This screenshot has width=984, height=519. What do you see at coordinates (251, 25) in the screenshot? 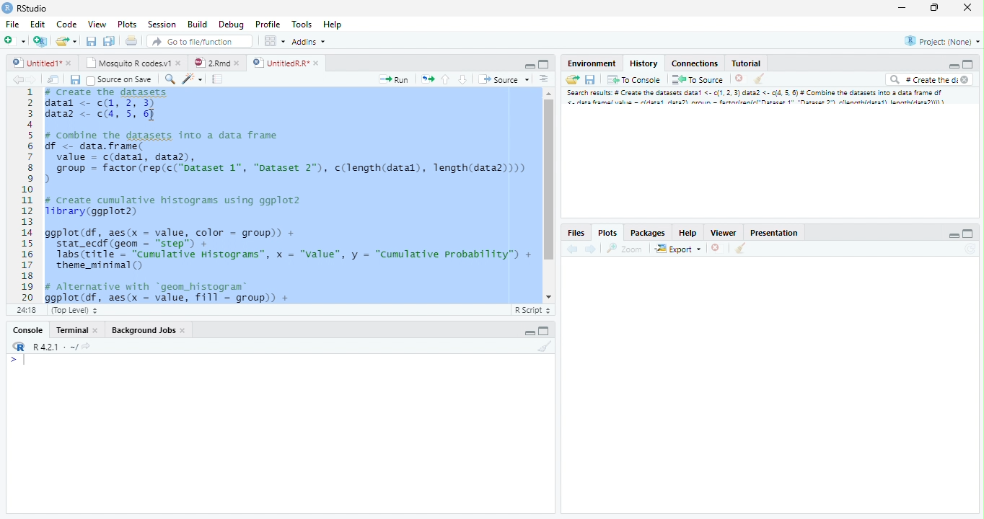
I see `Debug` at bounding box center [251, 25].